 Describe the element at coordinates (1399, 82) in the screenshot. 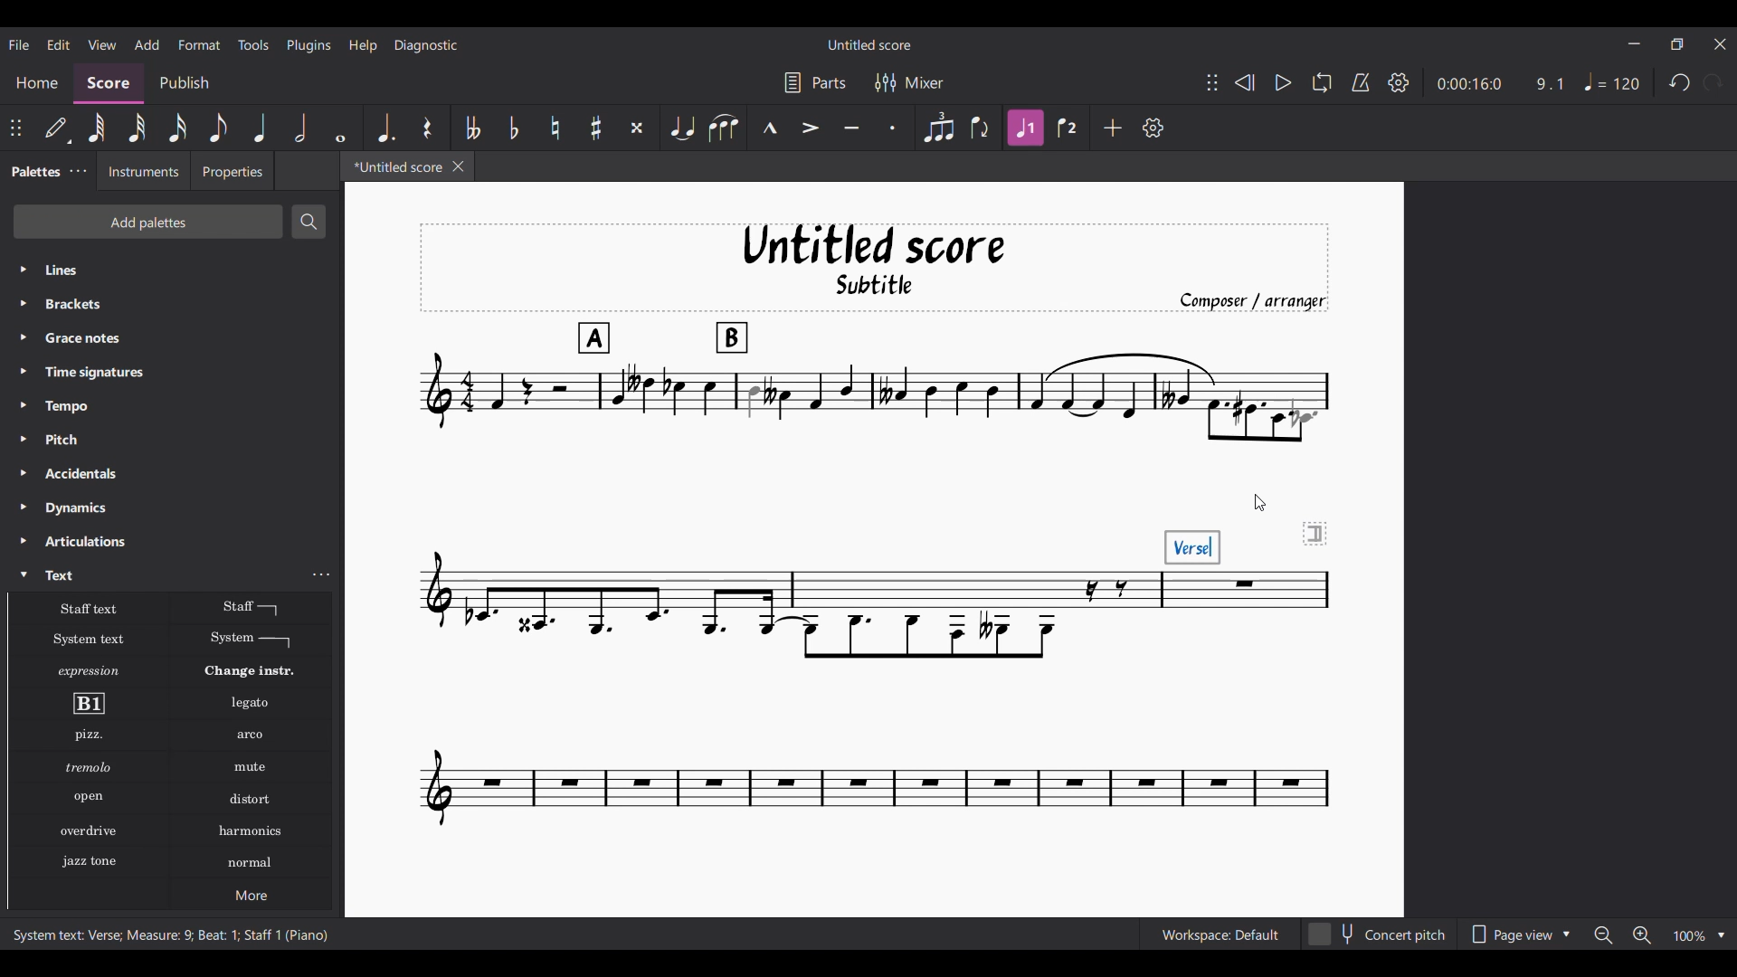

I see `Settings` at that location.